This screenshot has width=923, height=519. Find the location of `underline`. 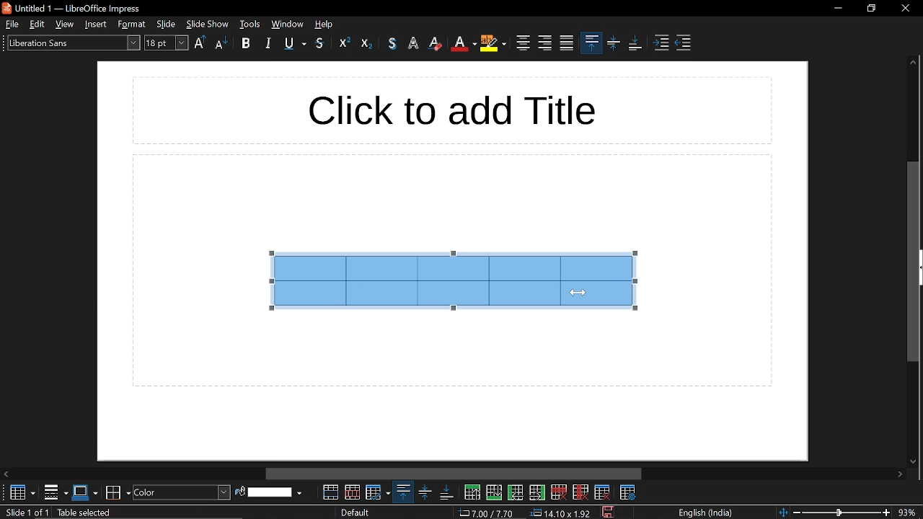

underline is located at coordinates (295, 44).